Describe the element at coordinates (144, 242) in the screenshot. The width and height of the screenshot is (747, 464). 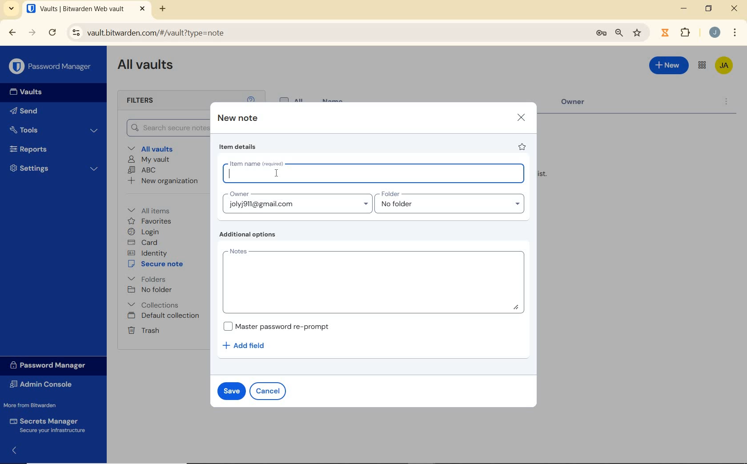
I see `card` at that location.